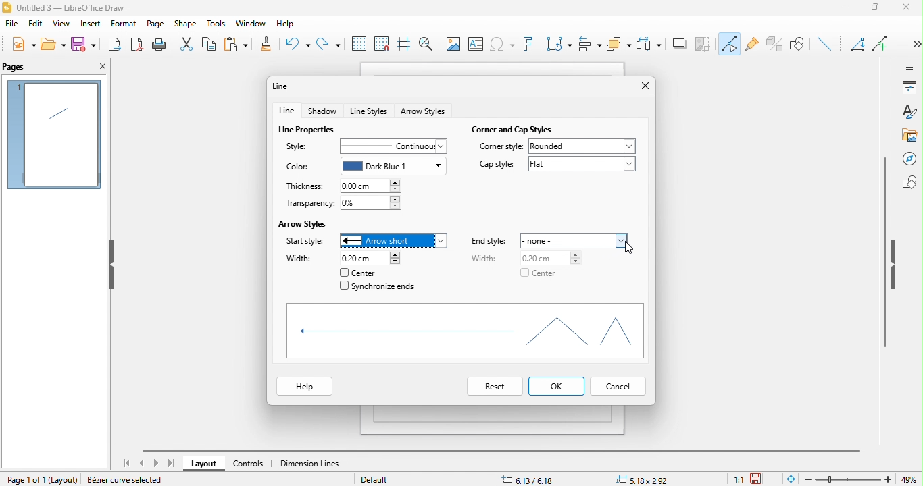 This screenshot has width=923, height=486. What do you see at coordinates (909, 182) in the screenshot?
I see `shapes` at bounding box center [909, 182].